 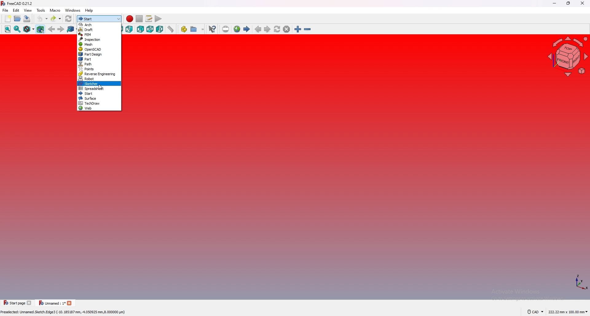 I want to click on web, so click(x=99, y=108).